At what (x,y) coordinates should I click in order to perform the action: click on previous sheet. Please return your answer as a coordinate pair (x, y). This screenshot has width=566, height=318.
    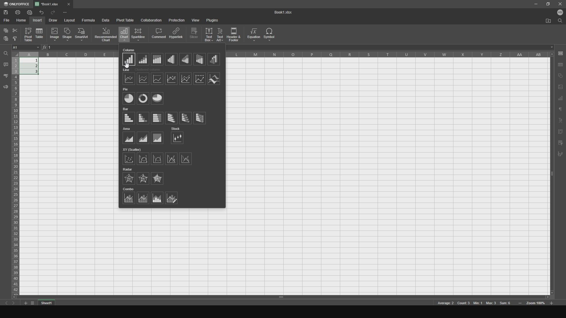
    Looking at the image, I should click on (9, 304).